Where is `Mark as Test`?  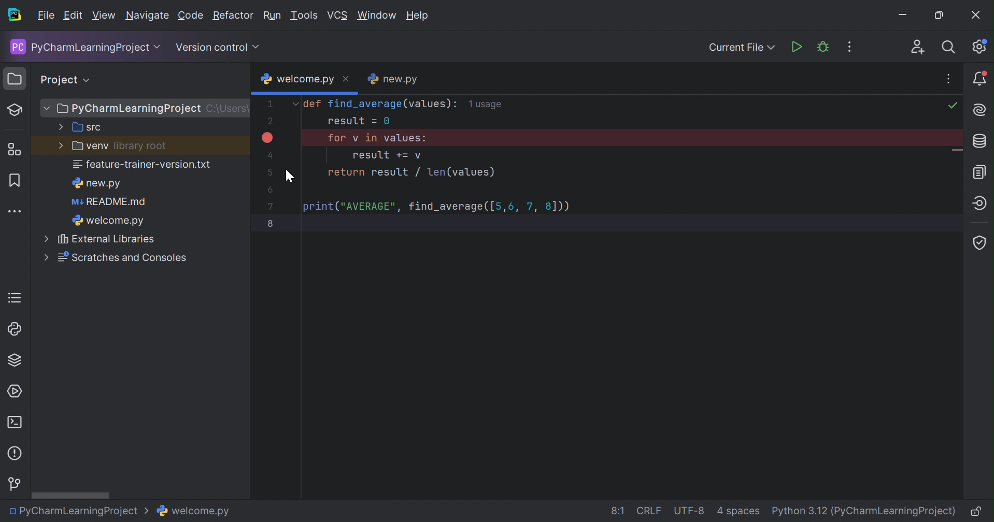
Mark as Test is located at coordinates (15, 110).